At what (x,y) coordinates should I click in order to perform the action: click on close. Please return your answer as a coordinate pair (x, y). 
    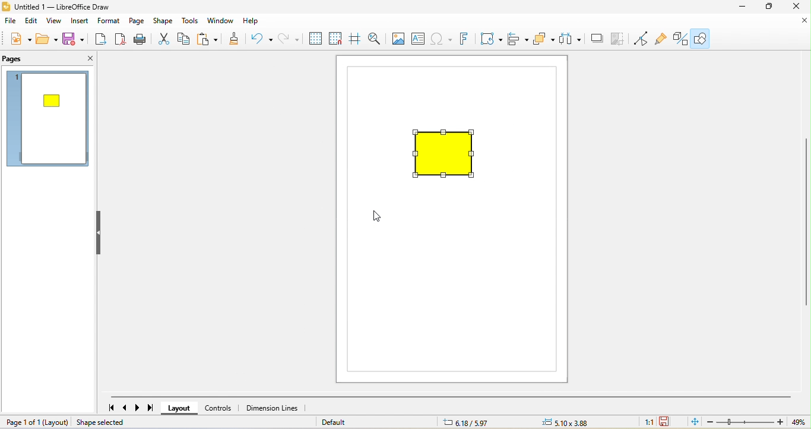
    Looking at the image, I should click on (802, 21).